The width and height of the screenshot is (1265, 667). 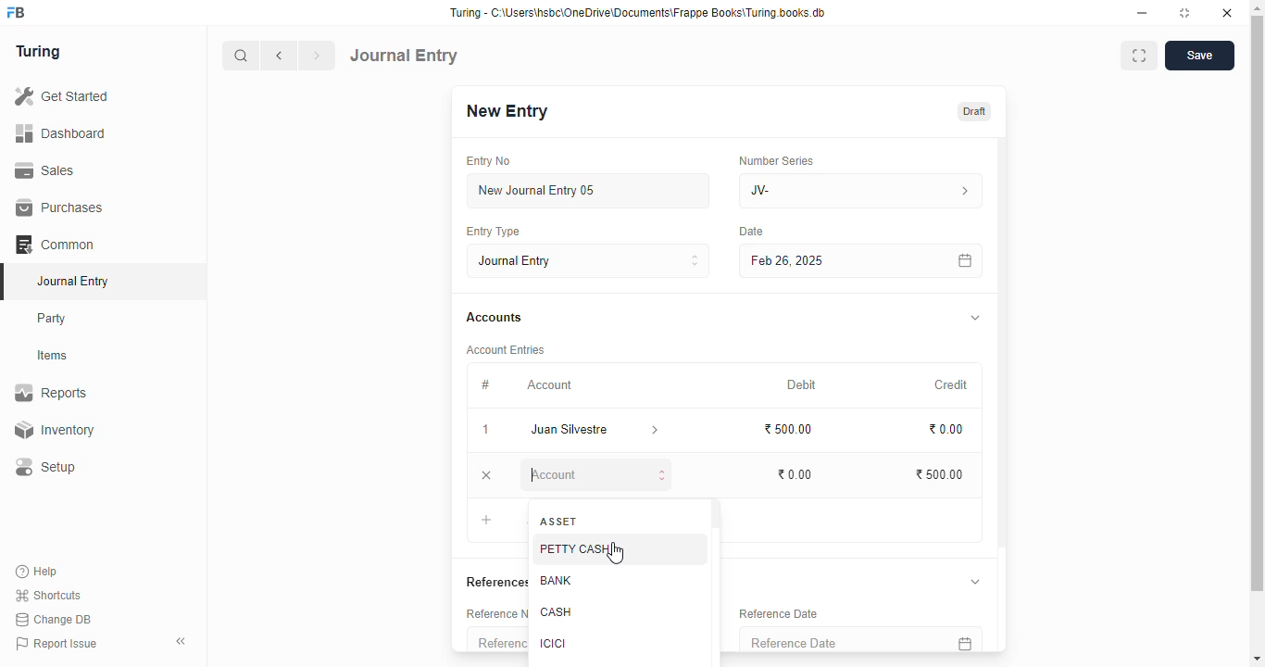 I want to click on ₹0.00, so click(x=946, y=429).